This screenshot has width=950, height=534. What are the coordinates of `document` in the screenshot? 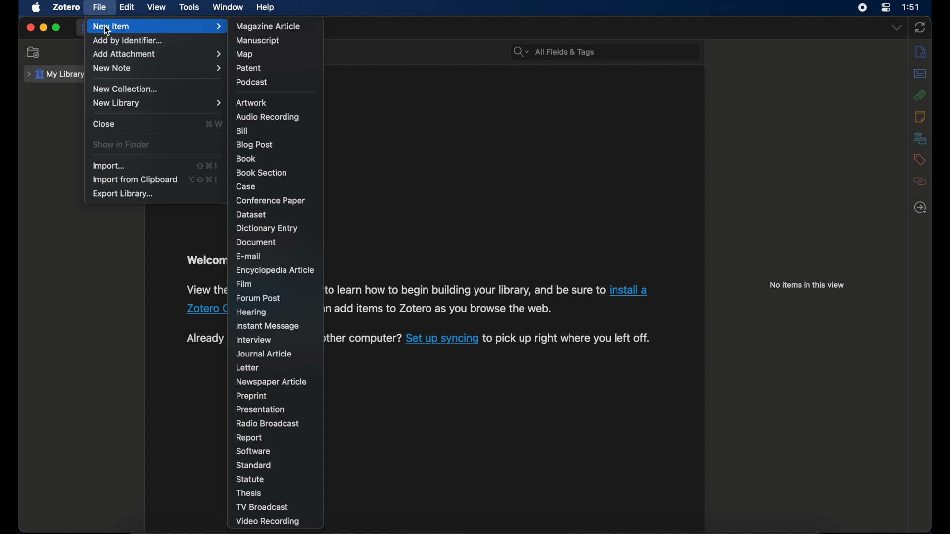 It's located at (257, 243).